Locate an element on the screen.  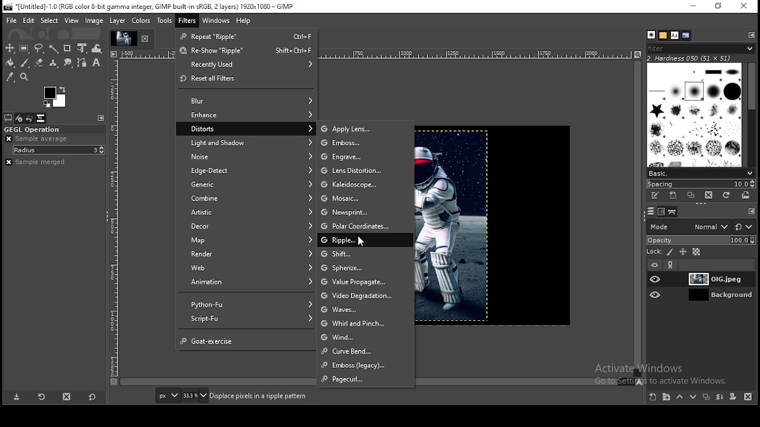
emboss (legacy) is located at coordinates (365, 365).